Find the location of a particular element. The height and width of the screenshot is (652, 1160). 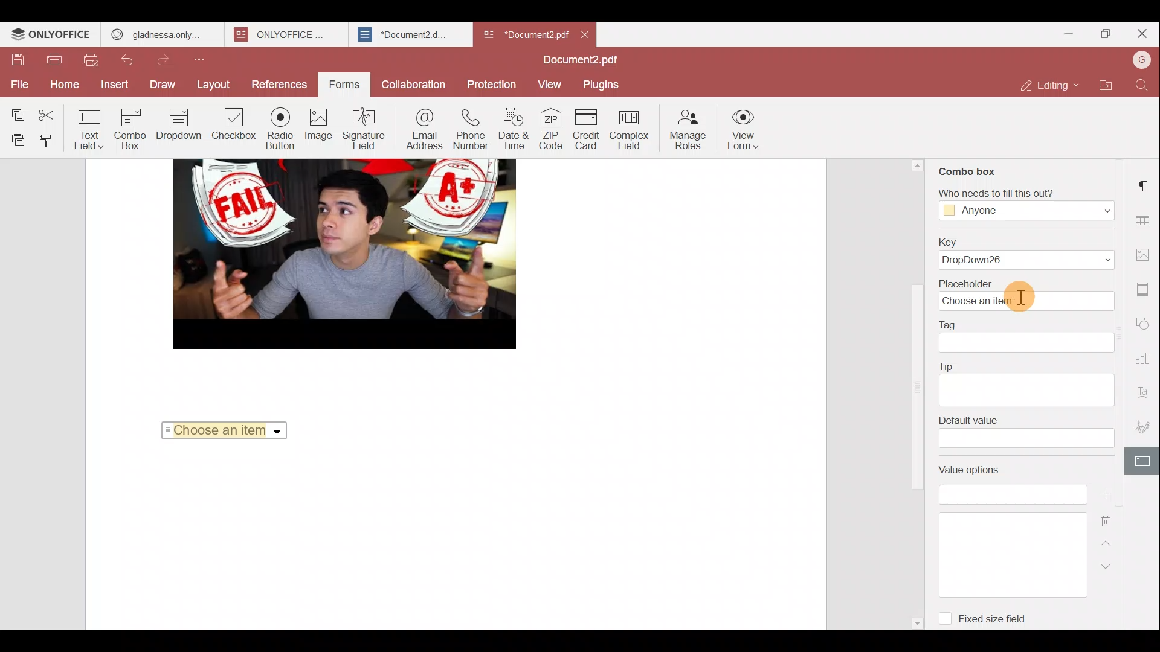

Image is located at coordinates (319, 127).